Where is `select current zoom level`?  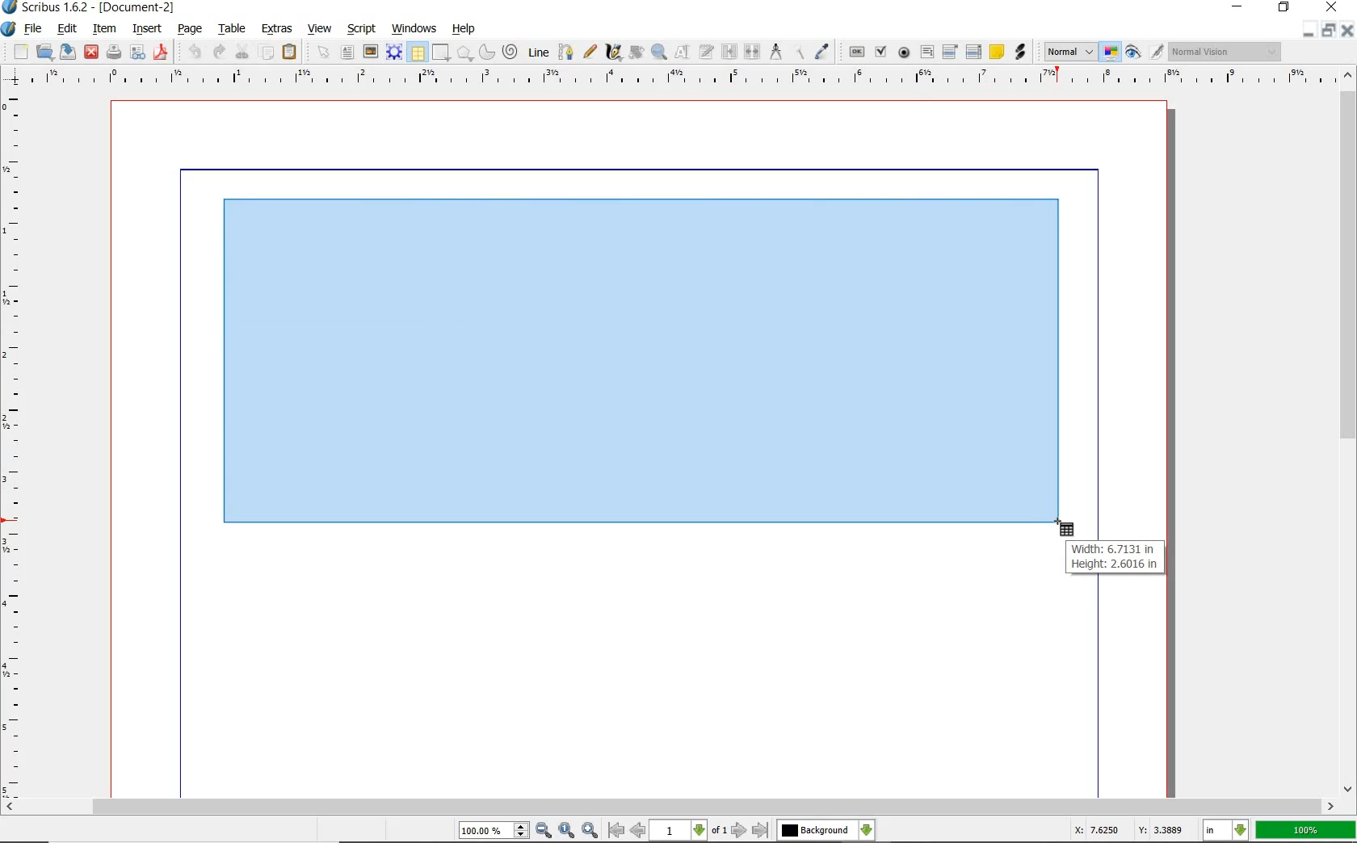 select current zoom level is located at coordinates (494, 831).